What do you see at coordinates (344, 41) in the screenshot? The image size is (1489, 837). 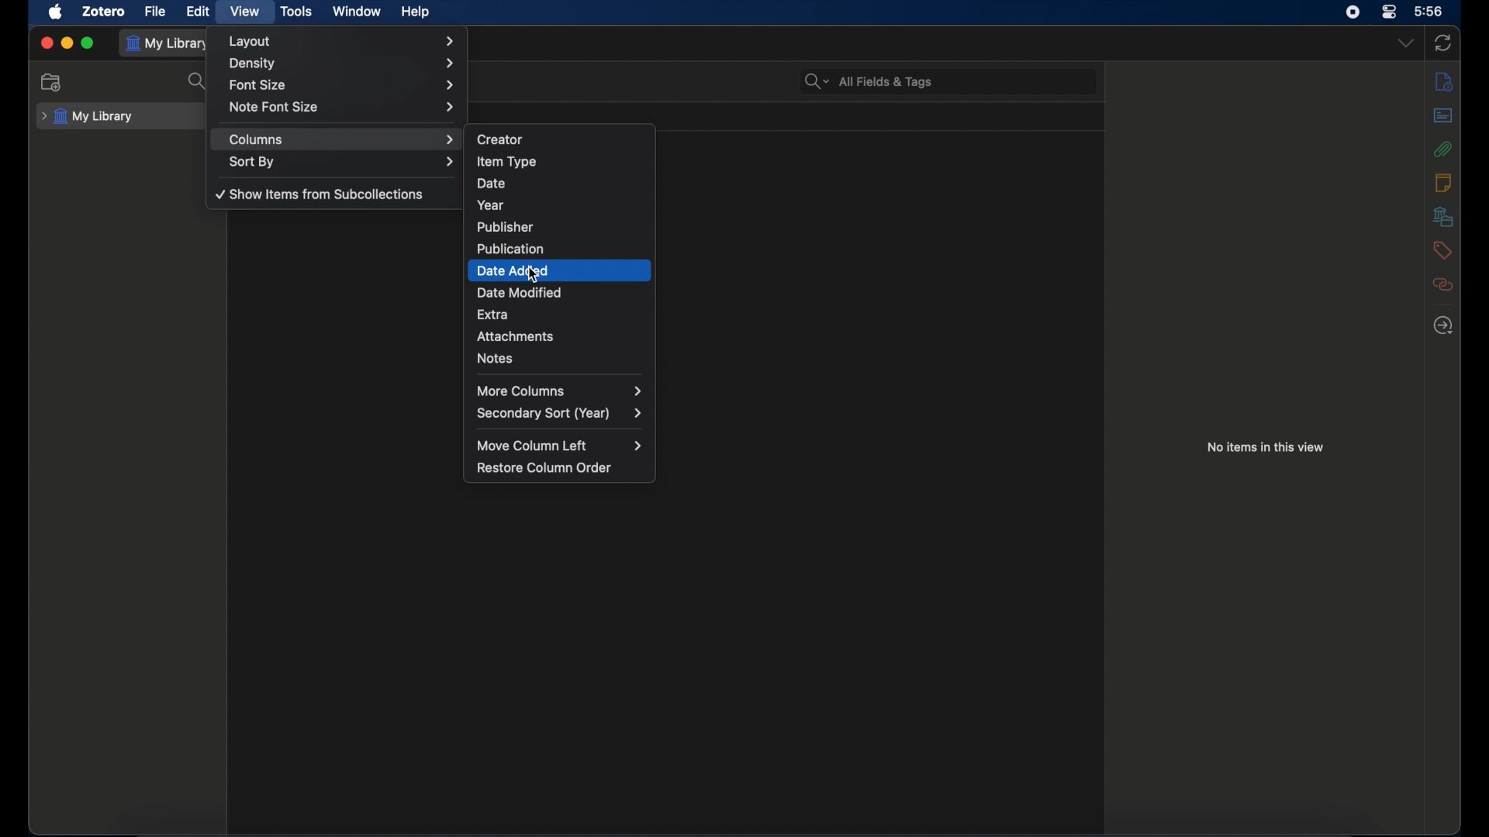 I see `layout` at bounding box center [344, 41].